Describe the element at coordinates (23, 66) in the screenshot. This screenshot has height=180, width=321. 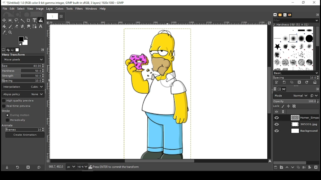
I see `size` at that location.